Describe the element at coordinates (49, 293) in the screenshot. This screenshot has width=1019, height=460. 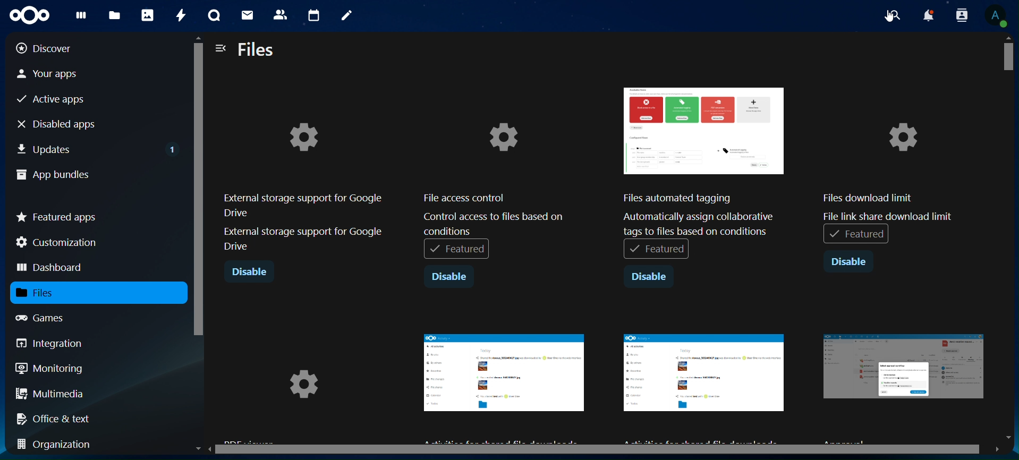
I see `files` at that location.